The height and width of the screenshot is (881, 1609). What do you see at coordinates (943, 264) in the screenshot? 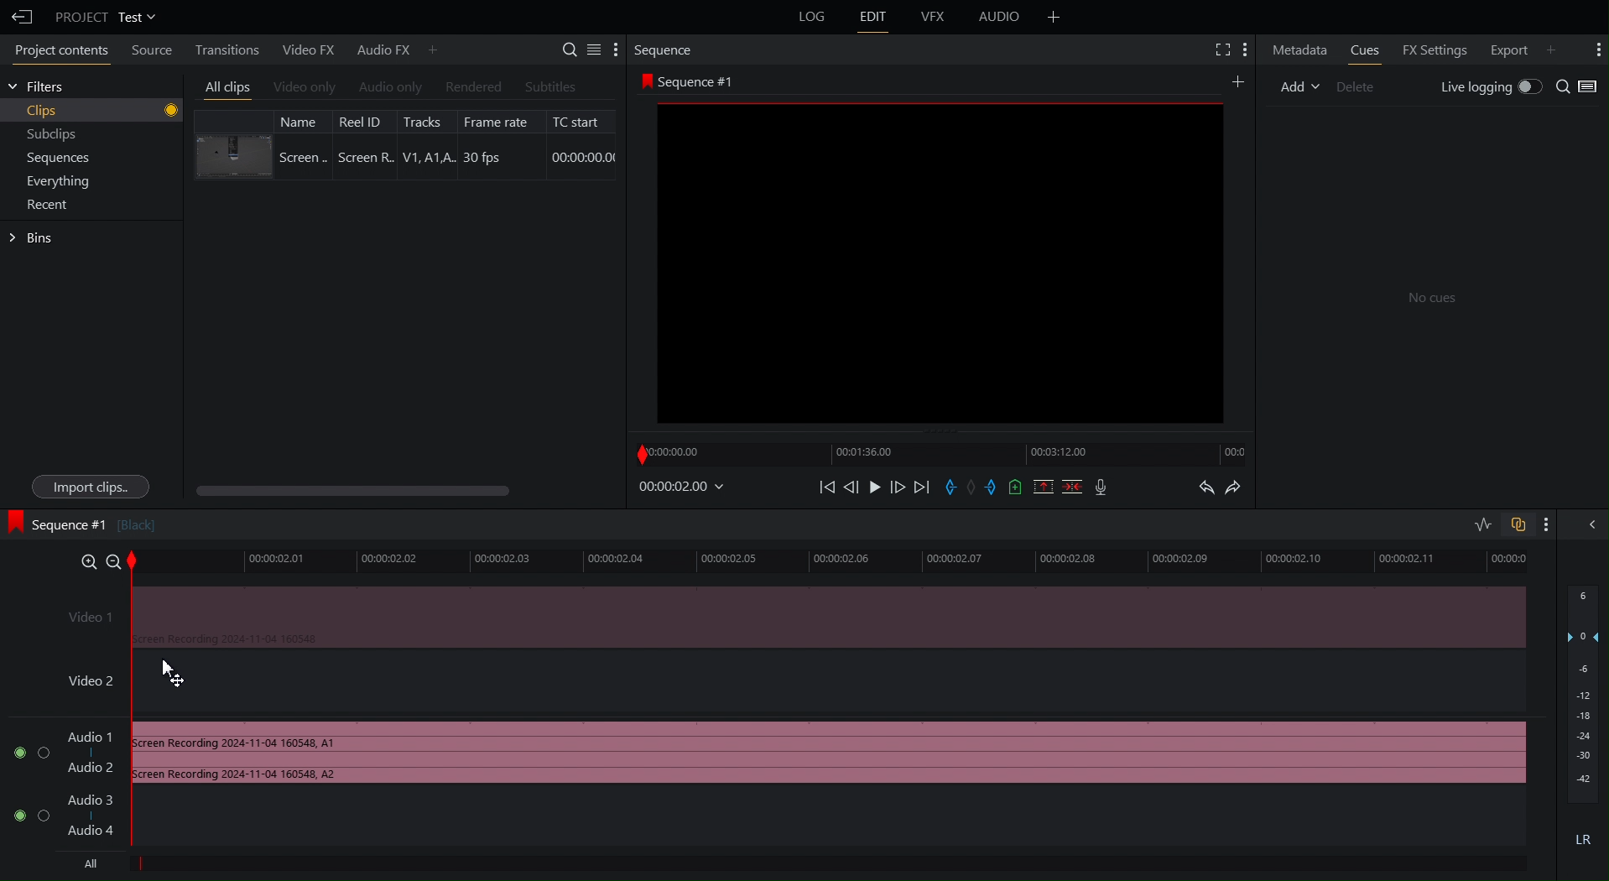
I see `Clip Preview` at bounding box center [943, 264].